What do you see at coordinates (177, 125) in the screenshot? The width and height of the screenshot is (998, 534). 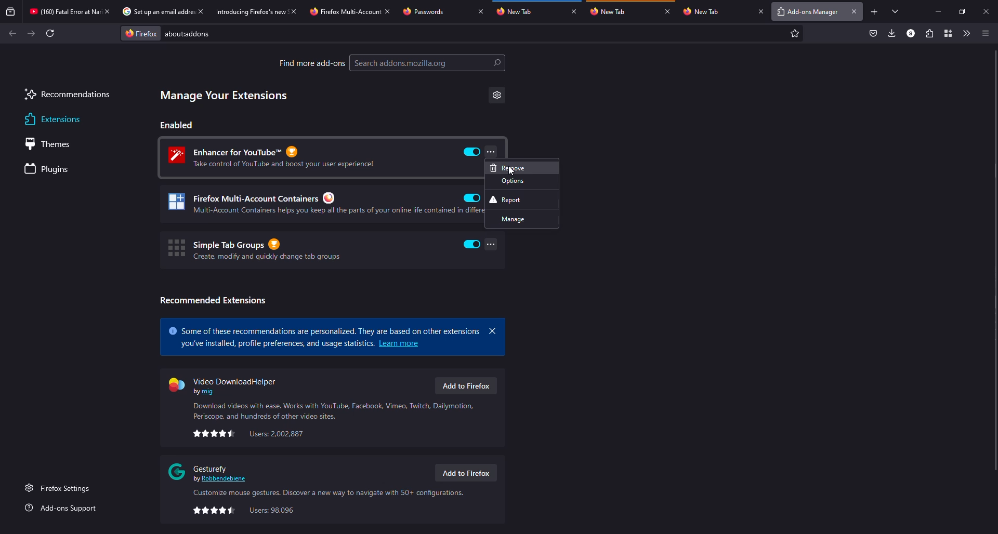 I see `enabled` at bounding box center [177, 125].